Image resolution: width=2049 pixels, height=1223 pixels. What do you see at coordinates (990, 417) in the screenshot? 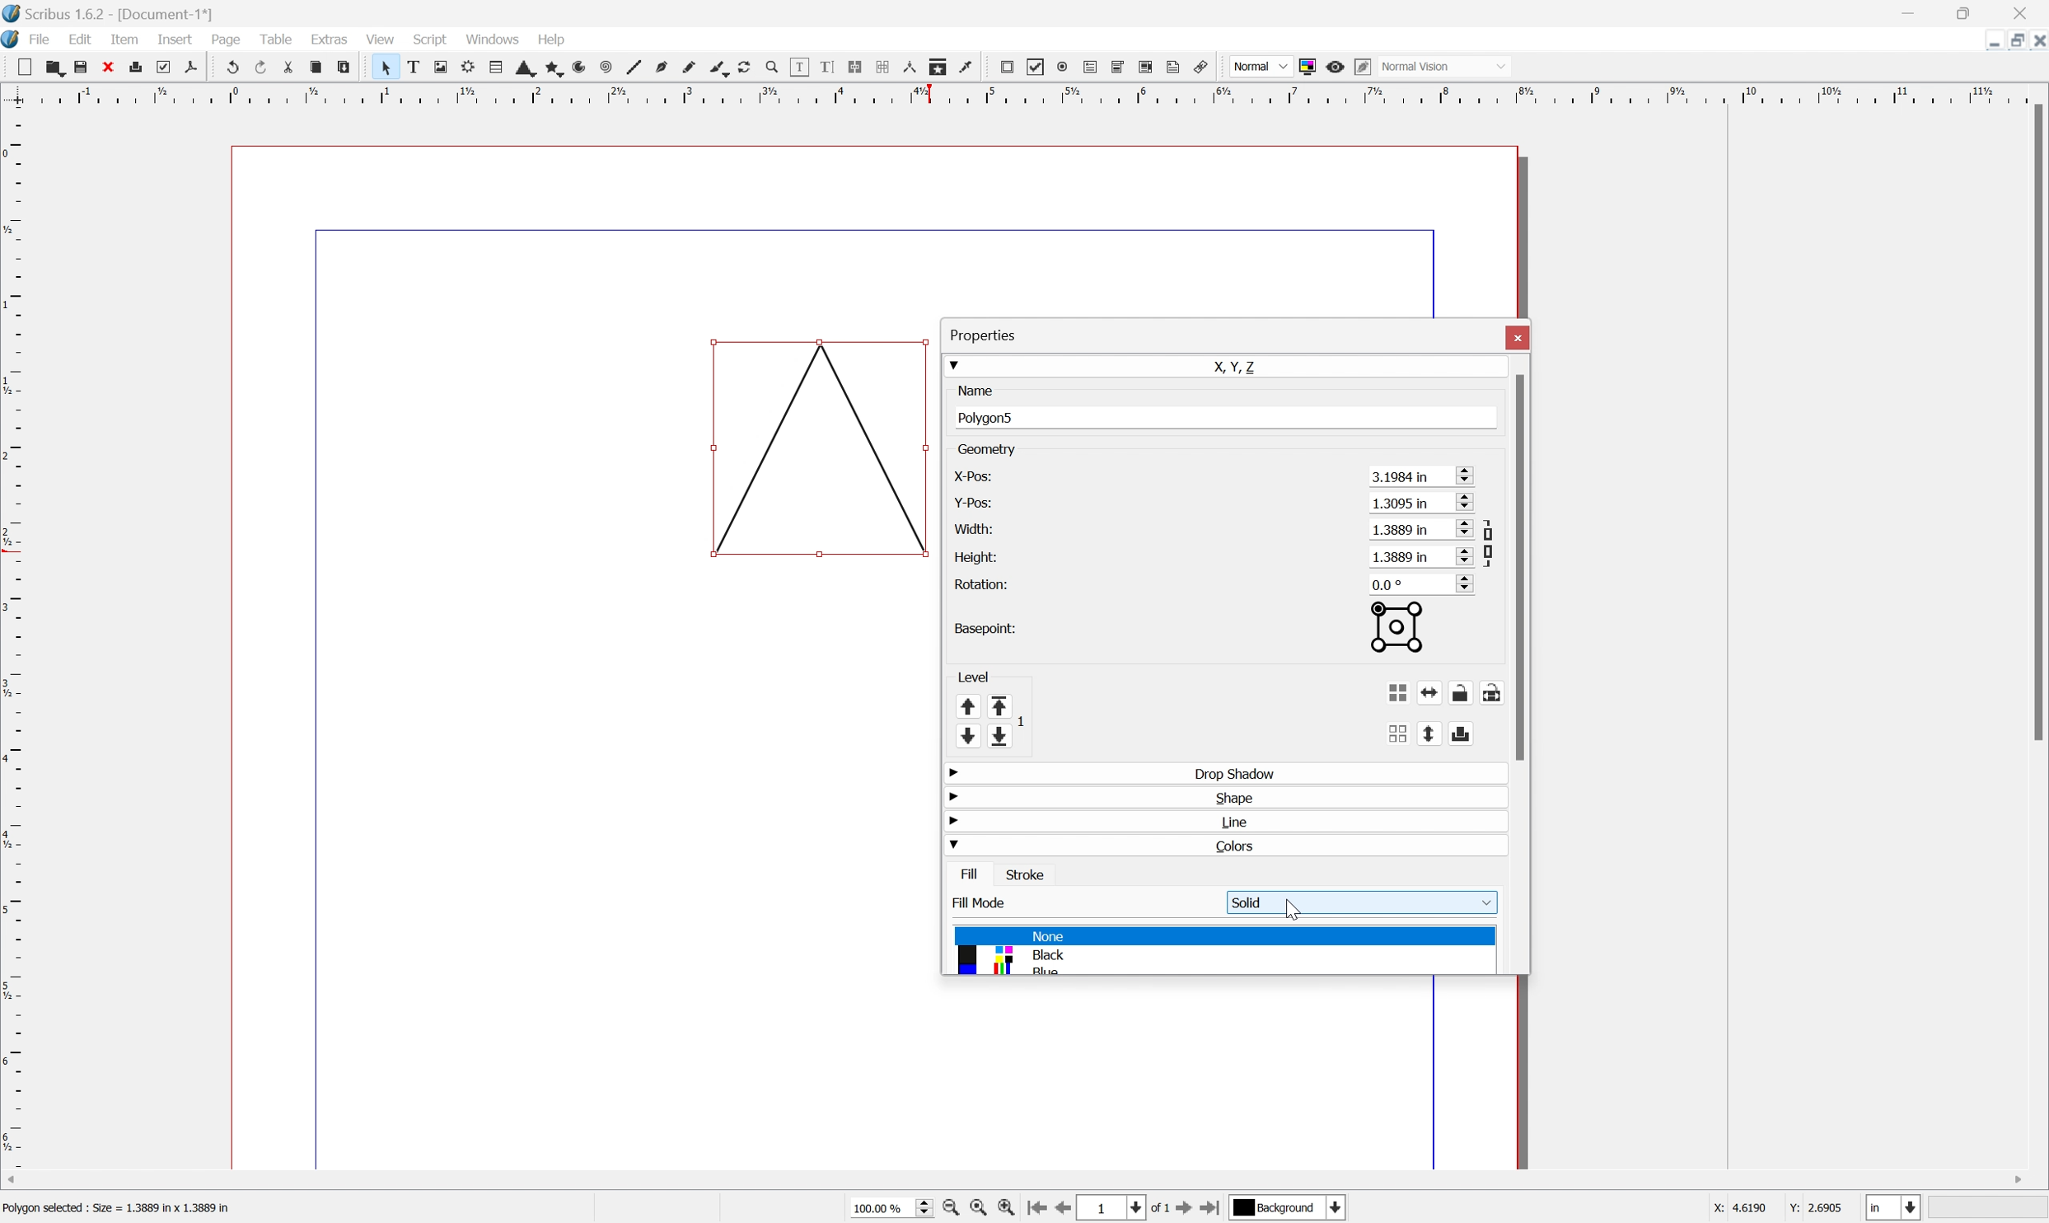
I see `Polygon5` at bounding box center [990, 417].